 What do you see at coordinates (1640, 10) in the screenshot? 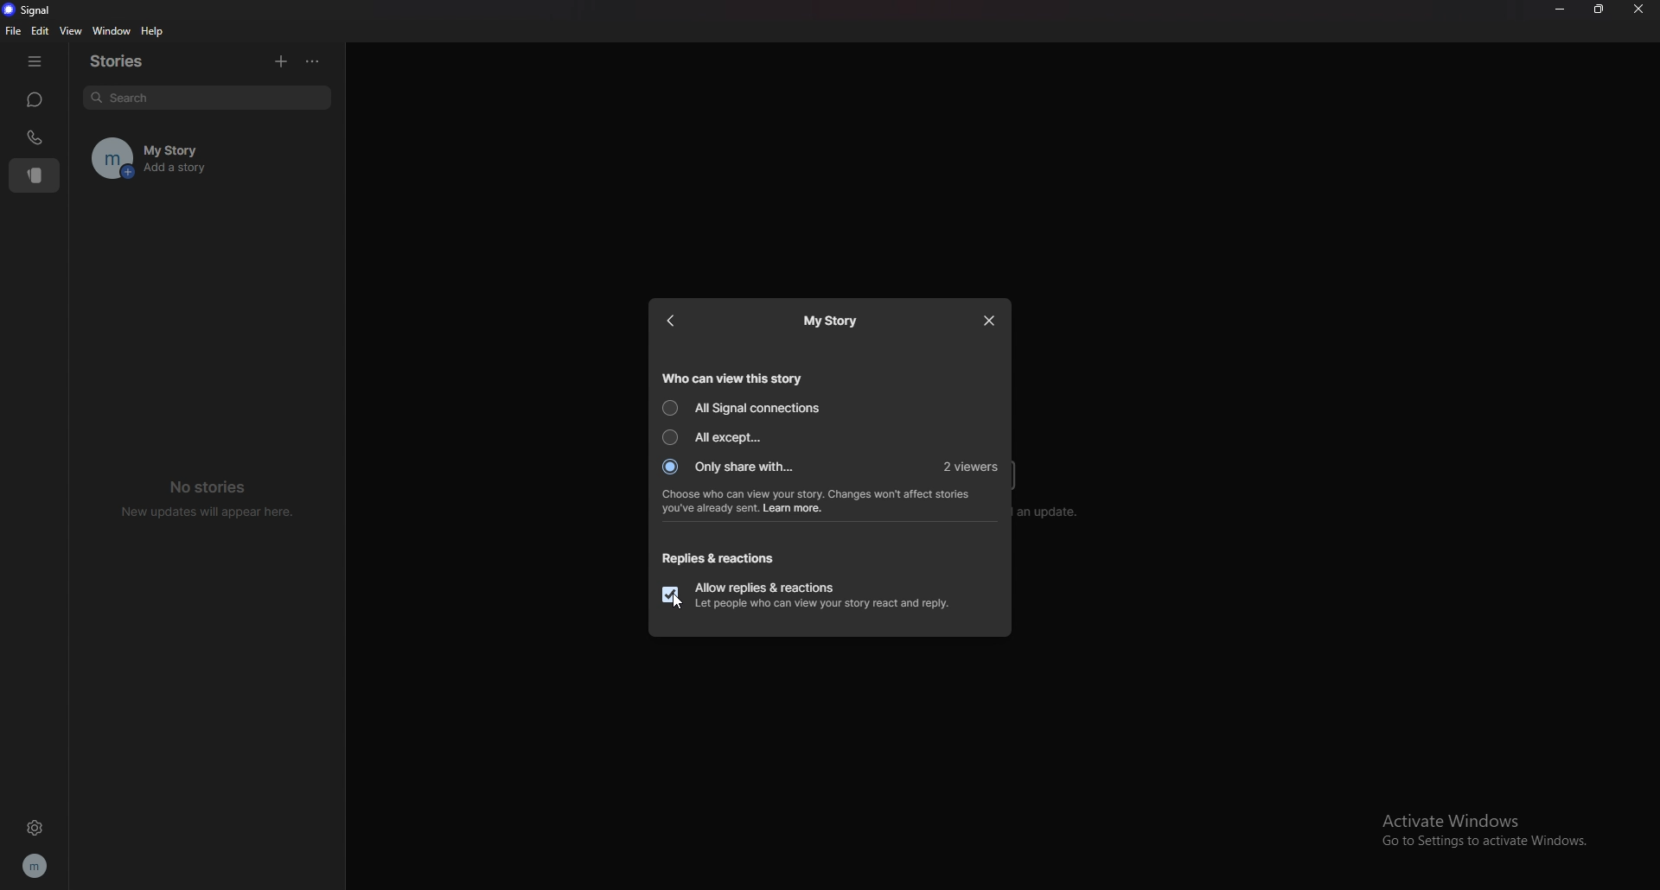
I see `close` at bounding box center [1640, 10].